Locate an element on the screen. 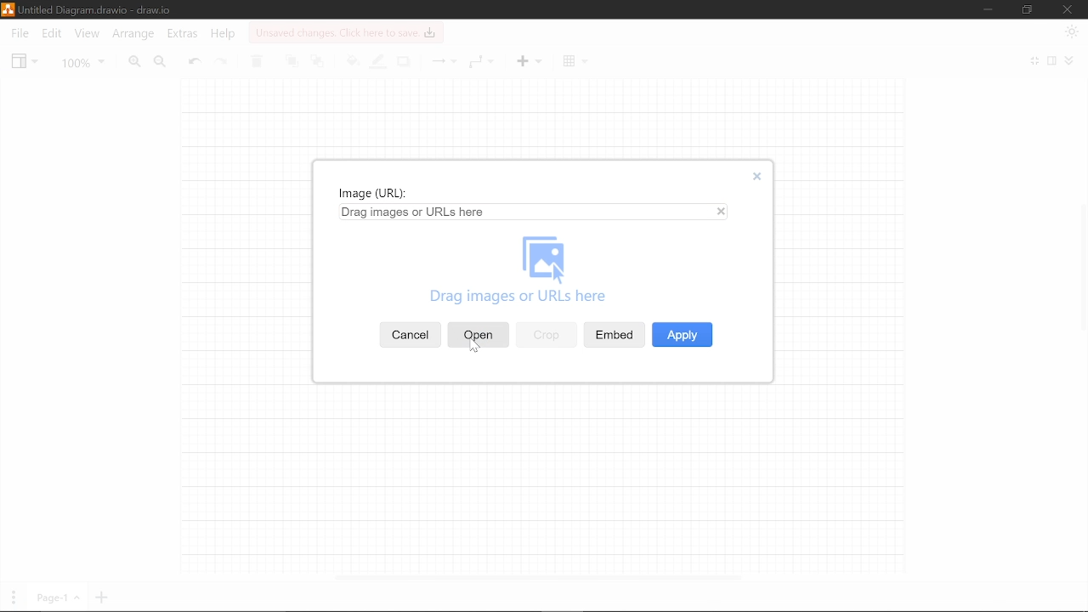 This screenshot has height=612, width=1088. Current page is located at coordinates (56, 598).